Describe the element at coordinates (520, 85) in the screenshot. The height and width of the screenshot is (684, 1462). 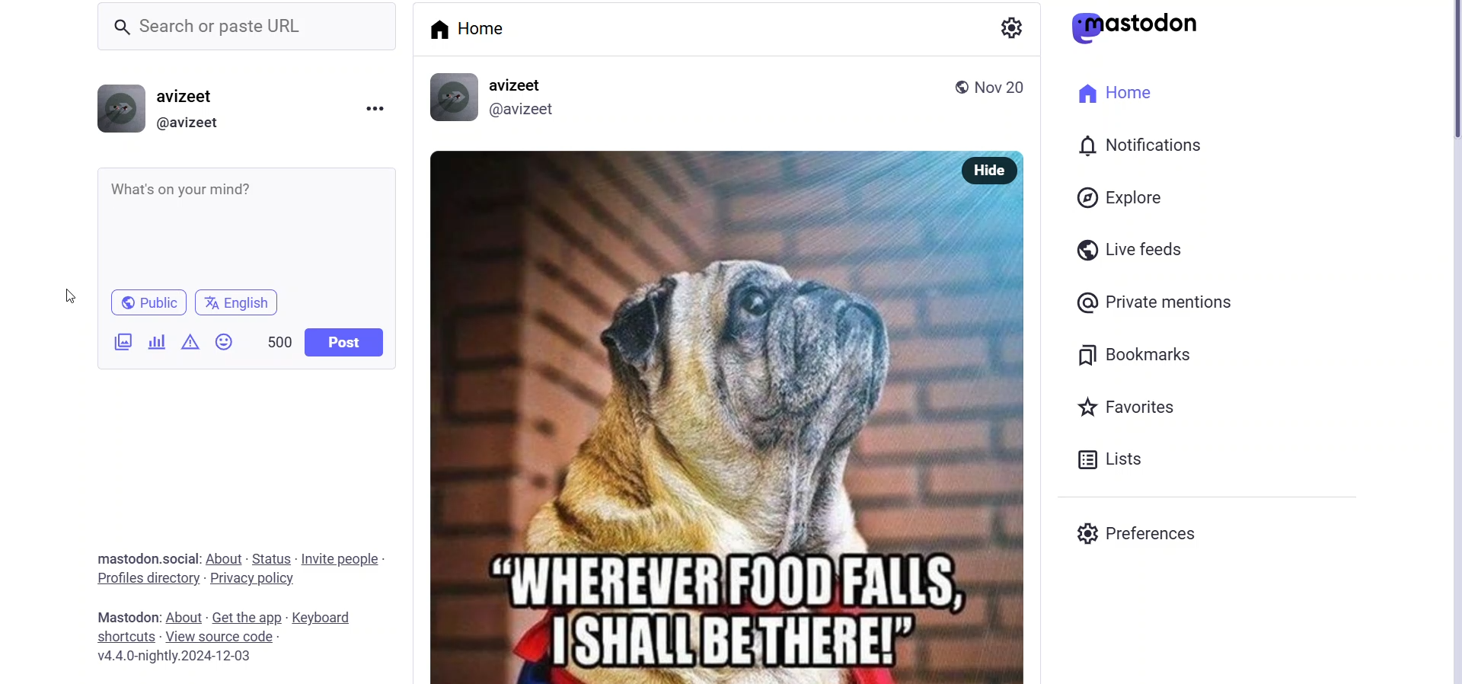
I see `avizeet` at that location.